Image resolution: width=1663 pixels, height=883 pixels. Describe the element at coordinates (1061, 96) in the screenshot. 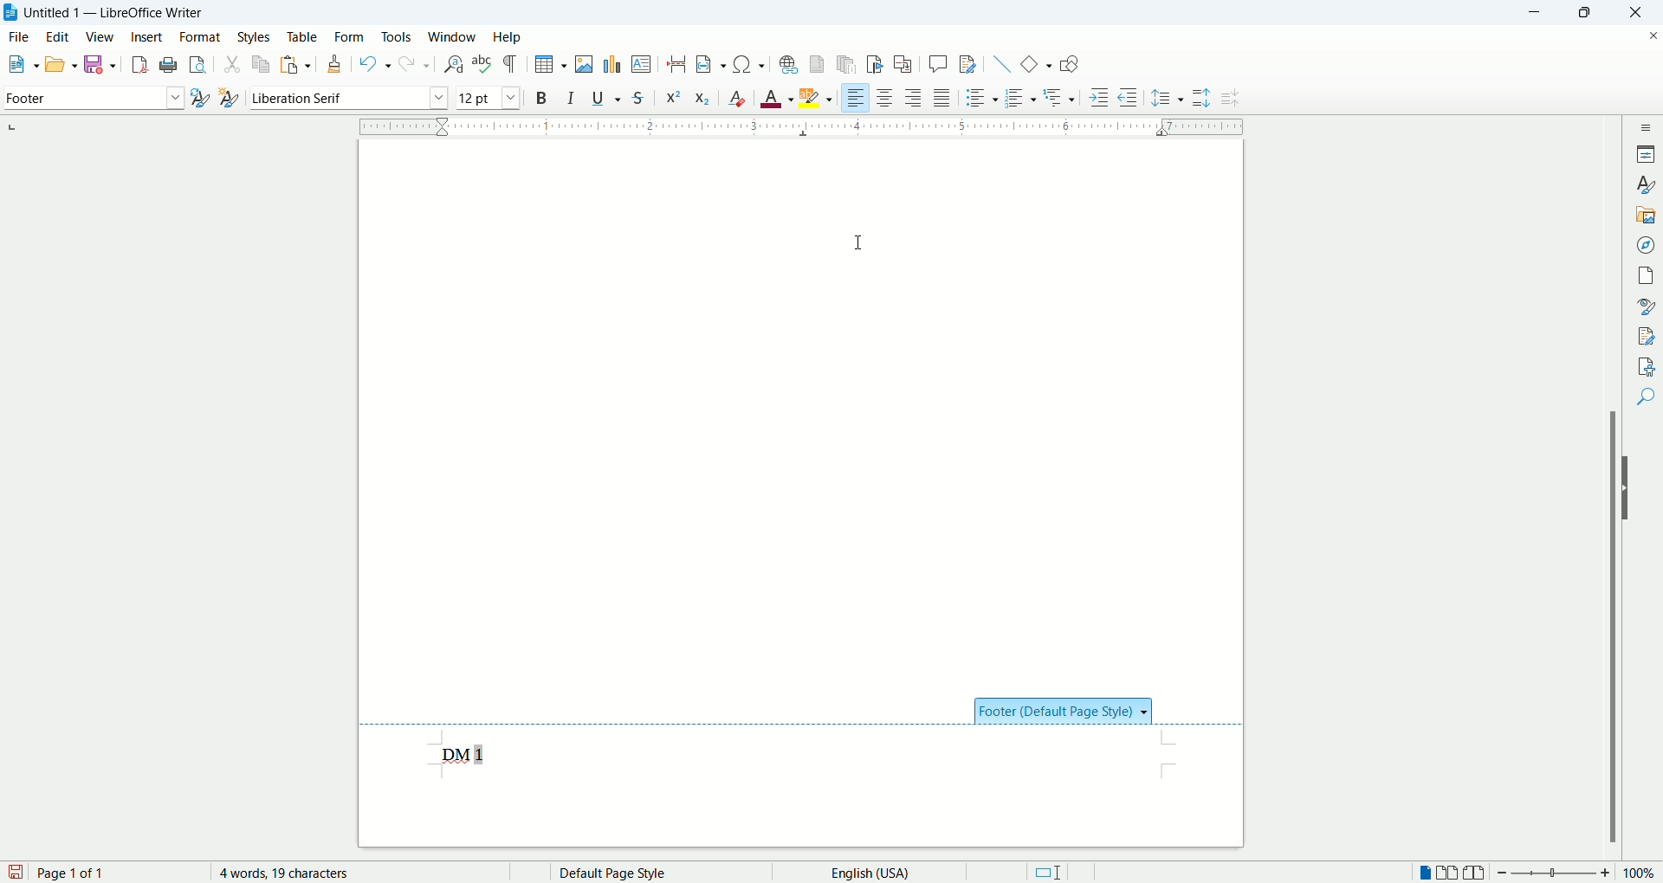

I see `outline` at that location.